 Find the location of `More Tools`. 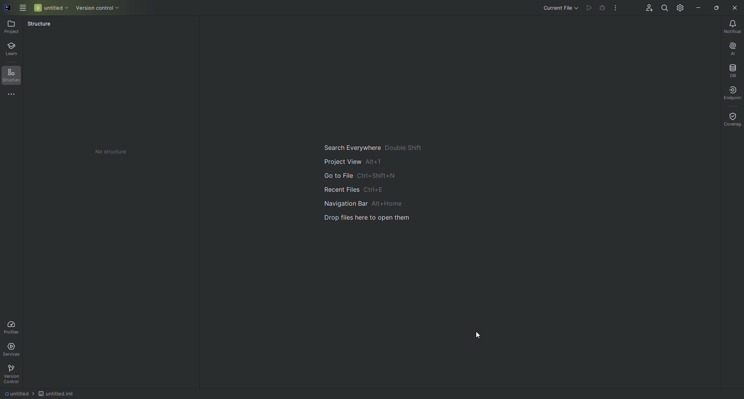

More Tools is located at coordinates (13, 96).